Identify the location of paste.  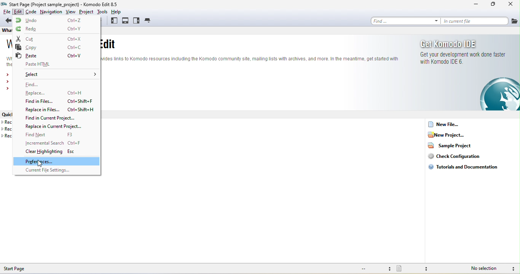
(53, 56).